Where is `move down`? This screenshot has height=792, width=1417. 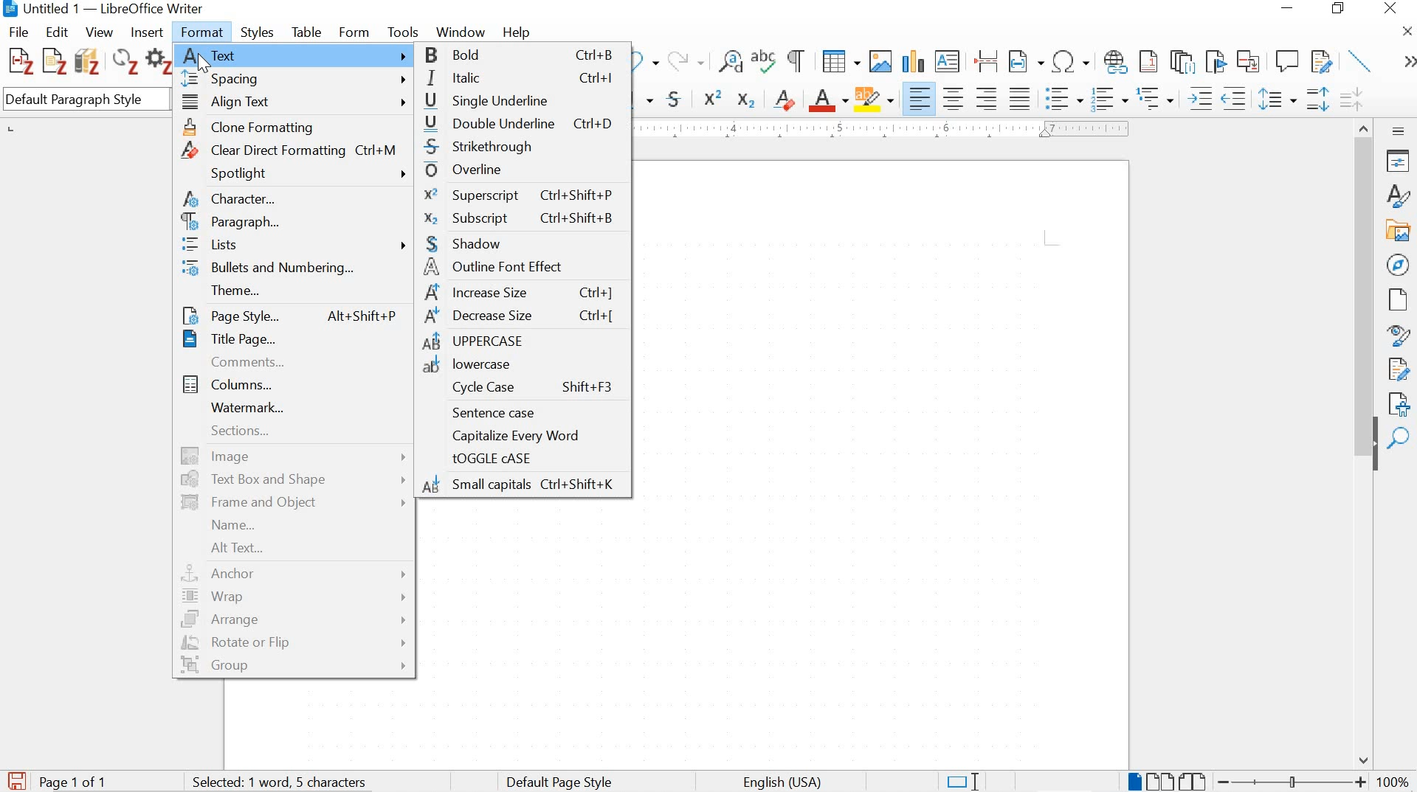 move down is located at coordinates (1365, 760).